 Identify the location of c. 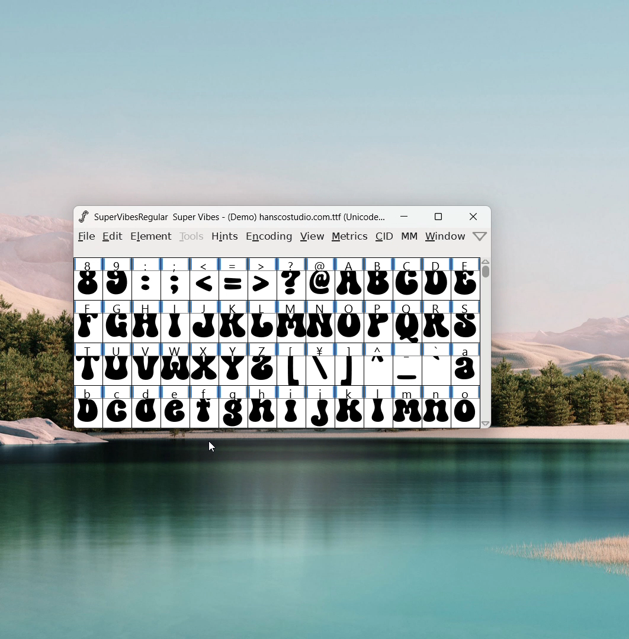
(117, 406).